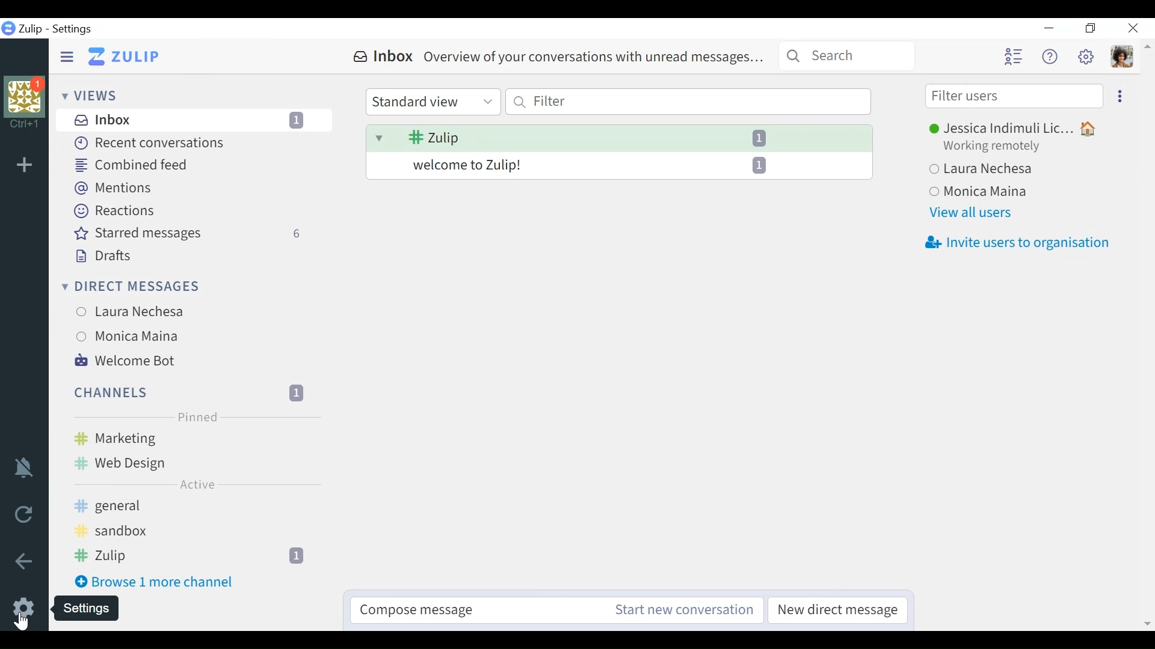 The image size is (1155, 649). Describe the element at coordinates (1091, 29) in the screenshot. I see `Restore` at that location.